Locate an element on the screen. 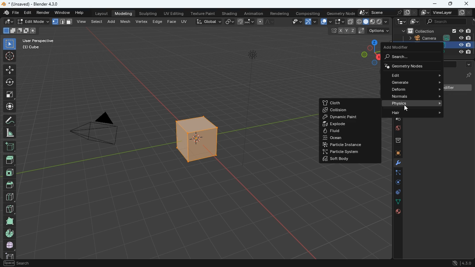 The width and height of the screenshot is (475, 267). add modifier is located at coordinates (402, 48).